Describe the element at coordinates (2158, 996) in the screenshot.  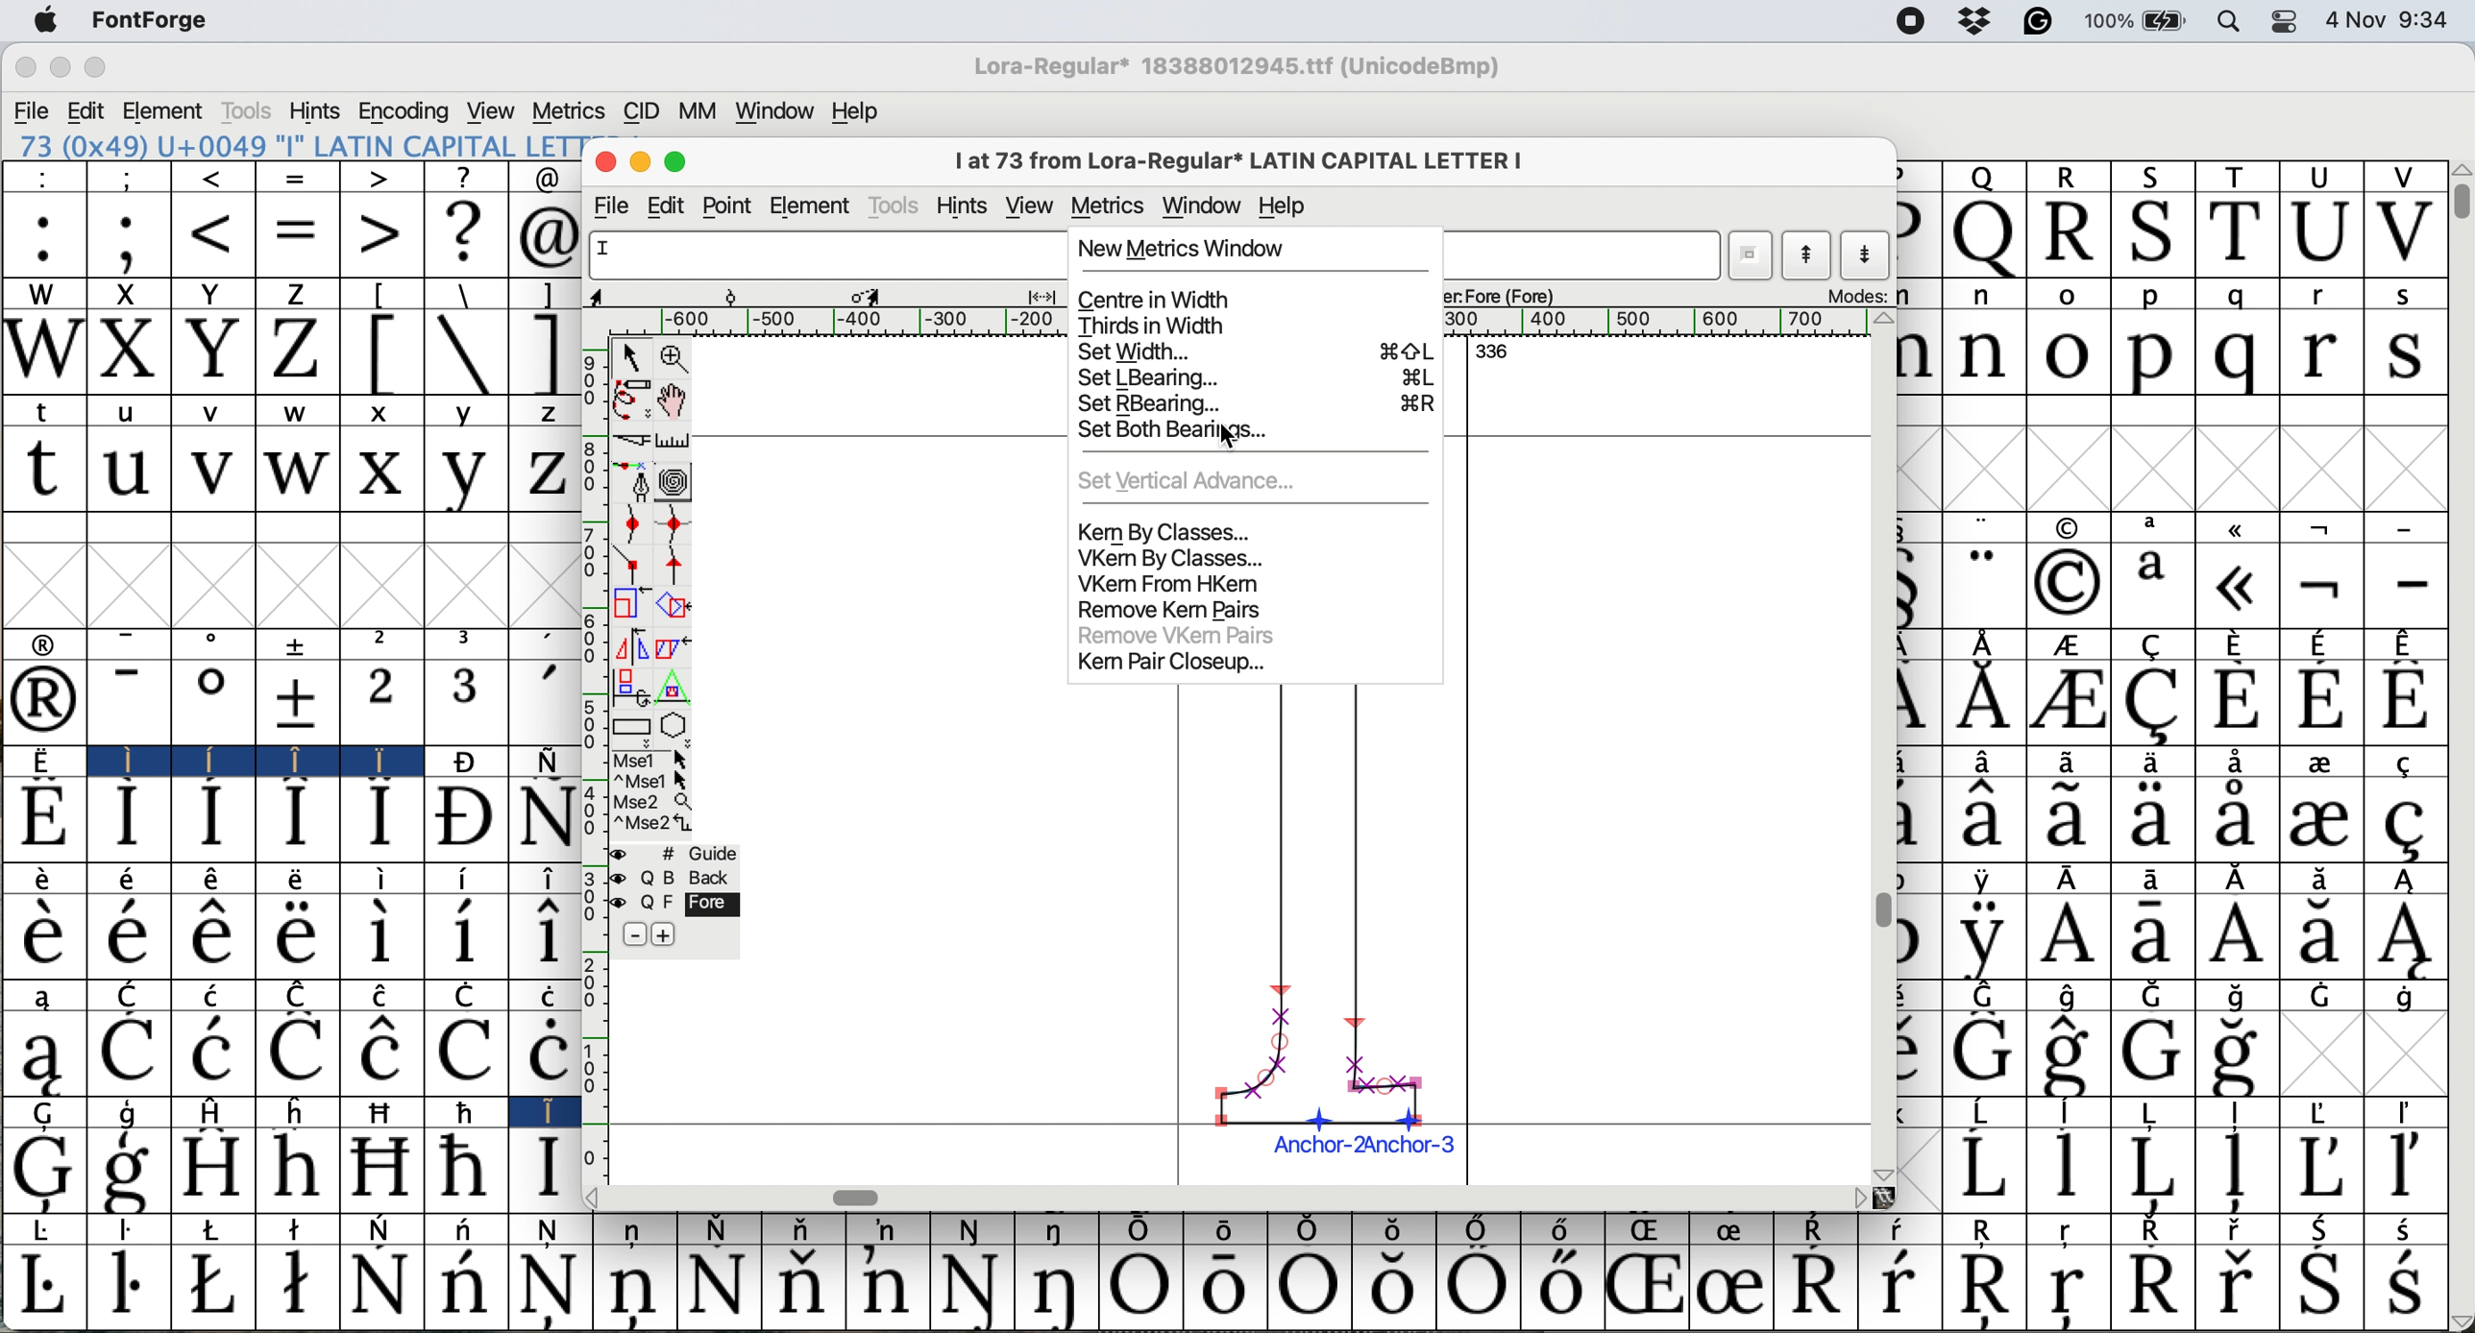
I see `Symbol` at that location.